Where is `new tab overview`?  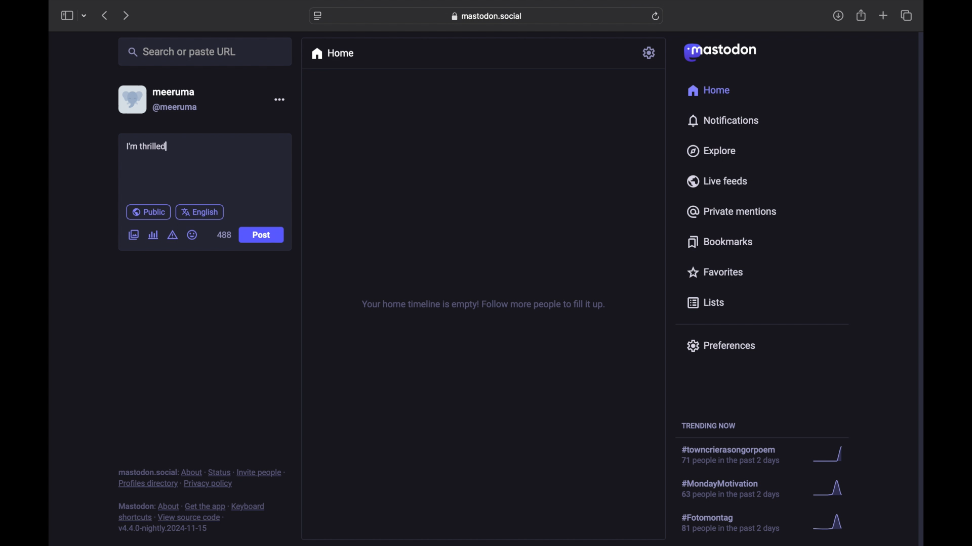
new tab overview is located at coordinates (883, 15).